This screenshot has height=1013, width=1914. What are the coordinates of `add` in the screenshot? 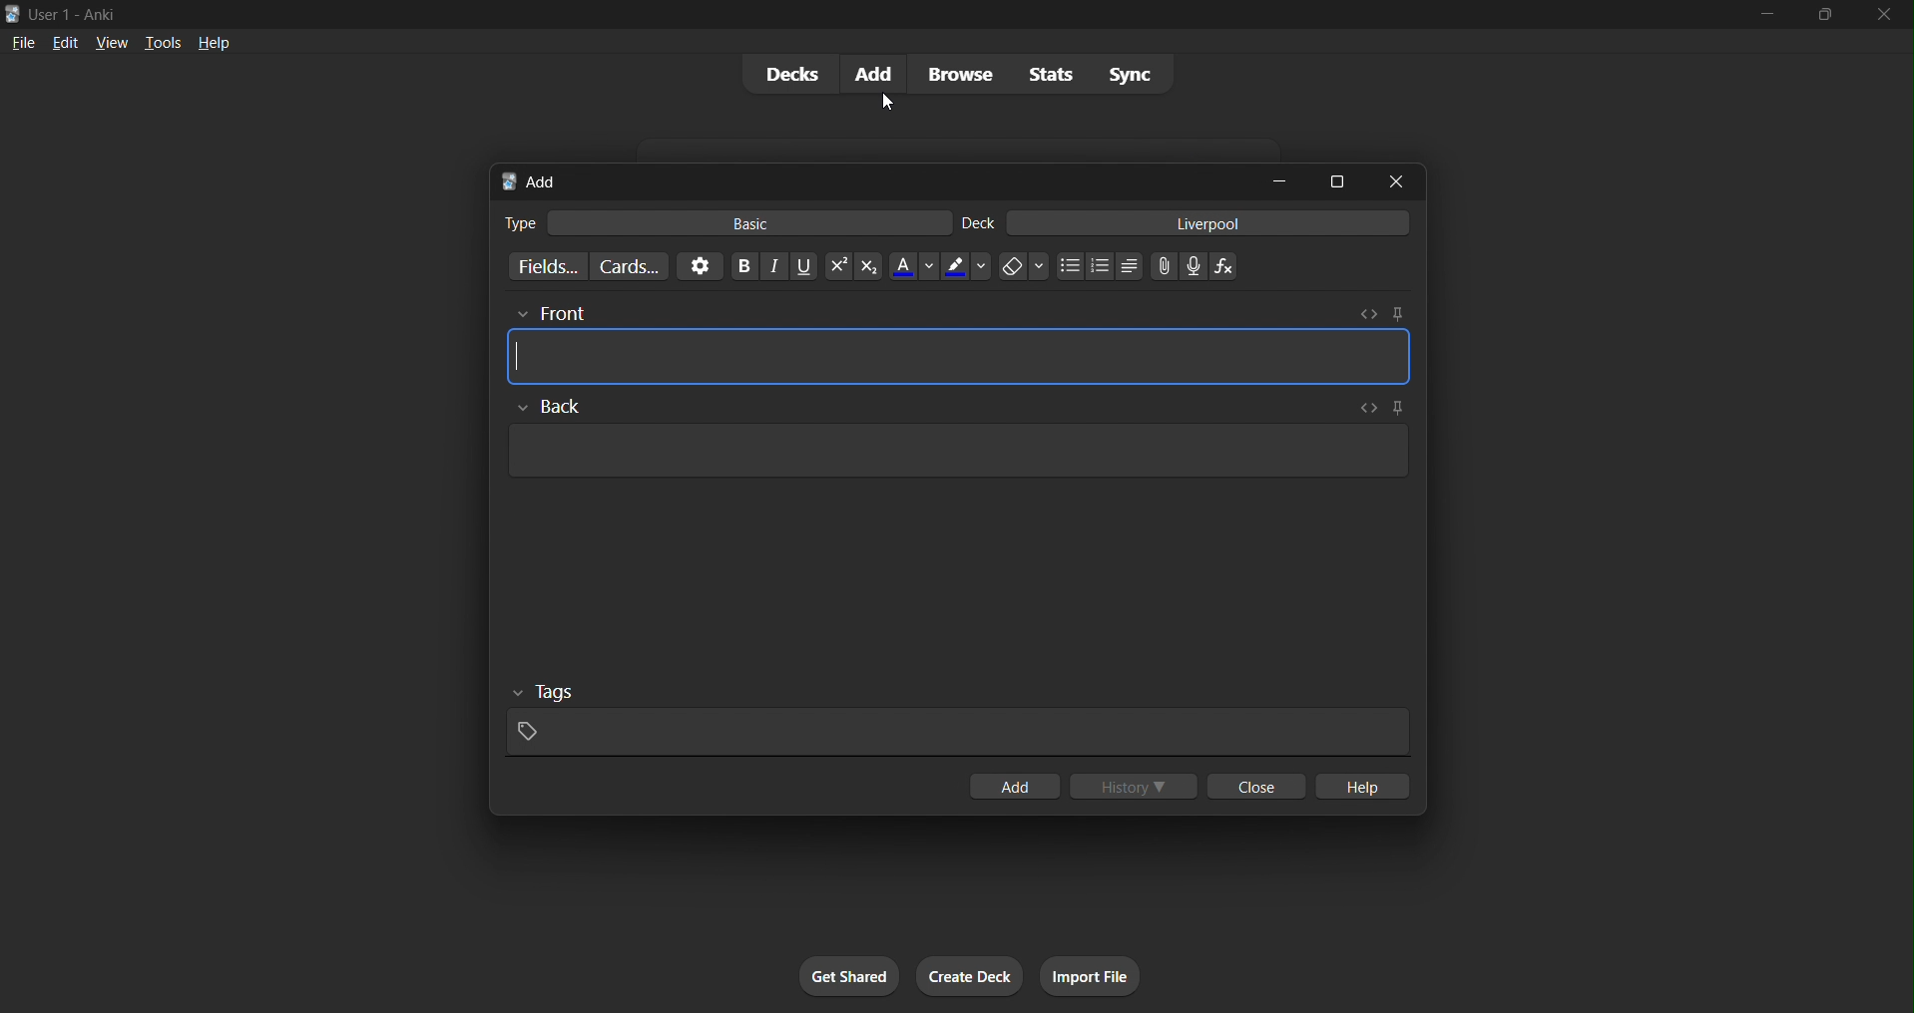 It's located at (1012, 785).